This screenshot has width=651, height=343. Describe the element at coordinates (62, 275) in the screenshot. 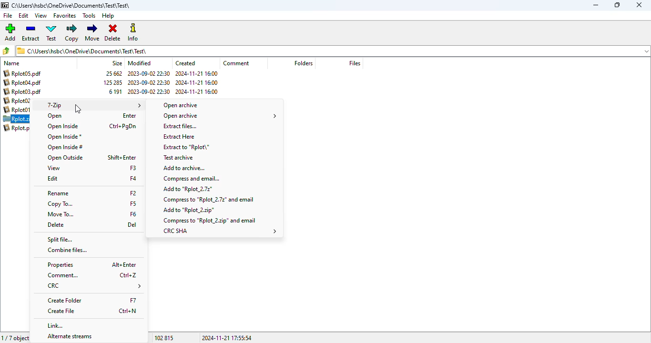

I see `comment` at that location.